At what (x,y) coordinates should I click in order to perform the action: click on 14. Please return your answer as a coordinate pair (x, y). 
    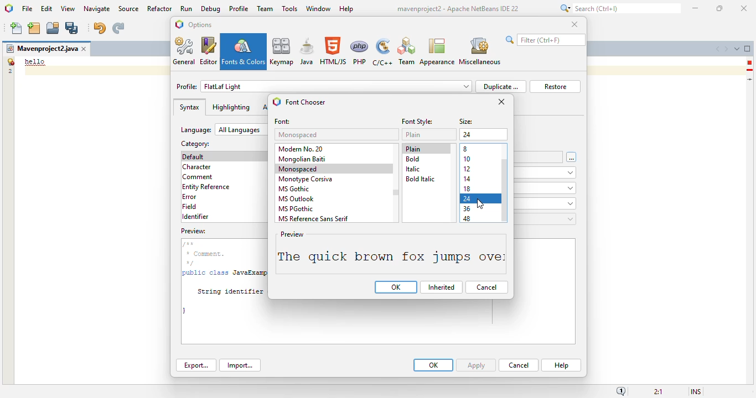
    Looking at the image, I should click on (467, 179).